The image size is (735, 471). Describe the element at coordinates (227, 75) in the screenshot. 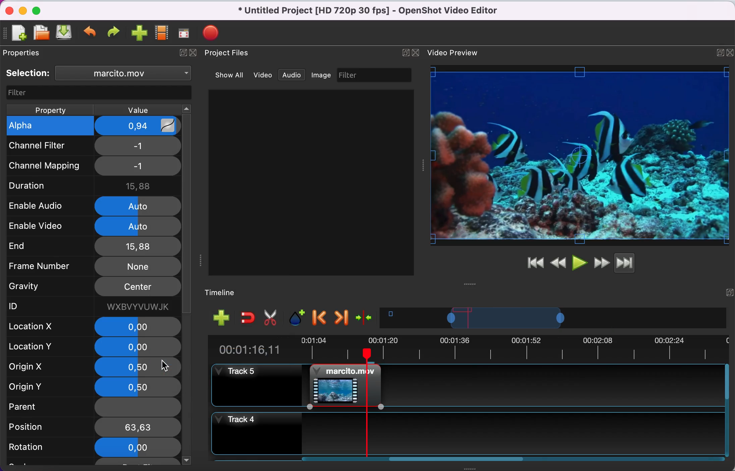

I see `Show All` at that location.